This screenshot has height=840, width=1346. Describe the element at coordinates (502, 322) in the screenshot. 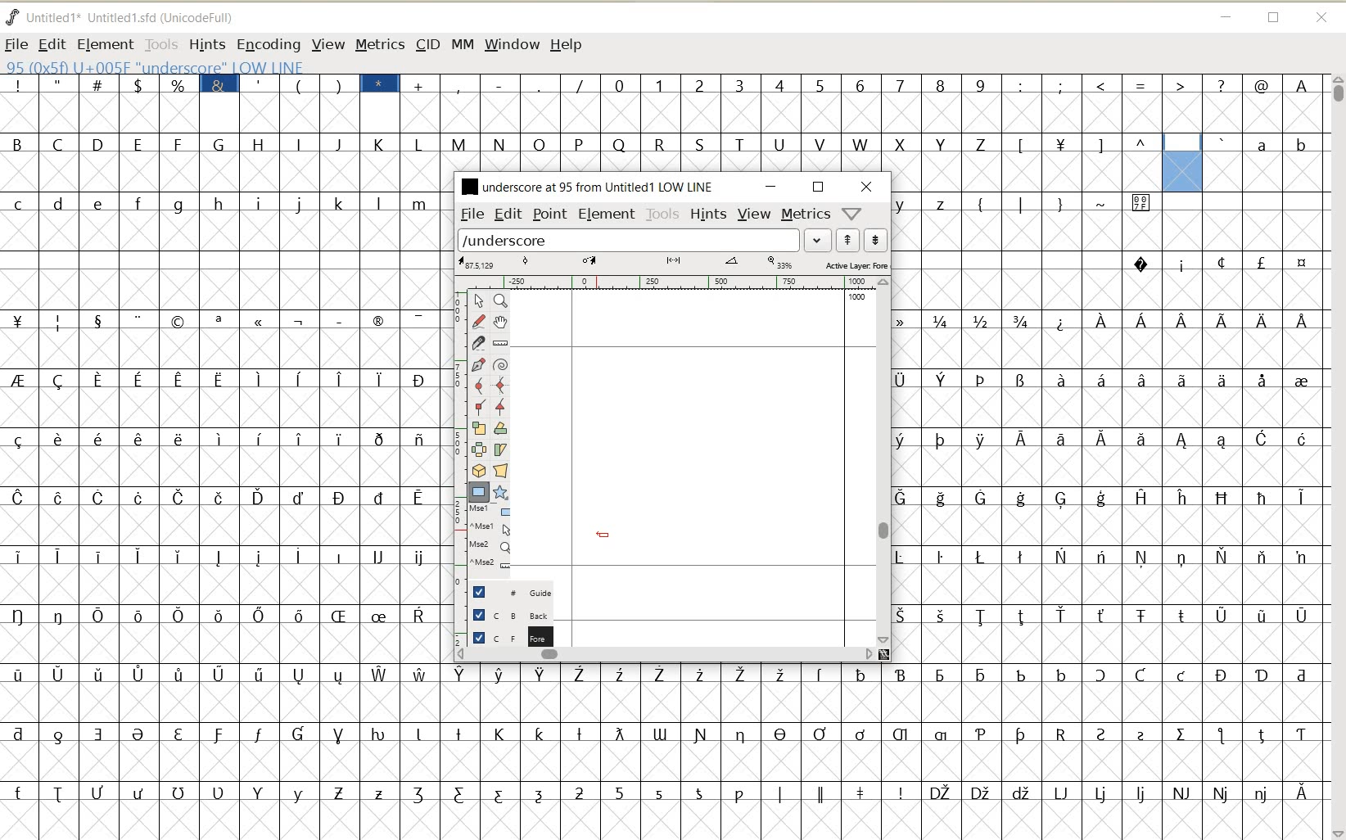

I see `scroll by hand` at that location.